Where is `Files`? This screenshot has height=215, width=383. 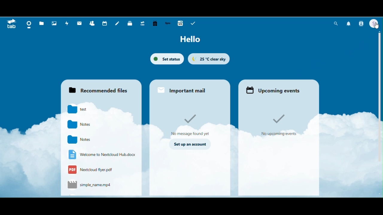 Files is located at coordinates (41, 23).